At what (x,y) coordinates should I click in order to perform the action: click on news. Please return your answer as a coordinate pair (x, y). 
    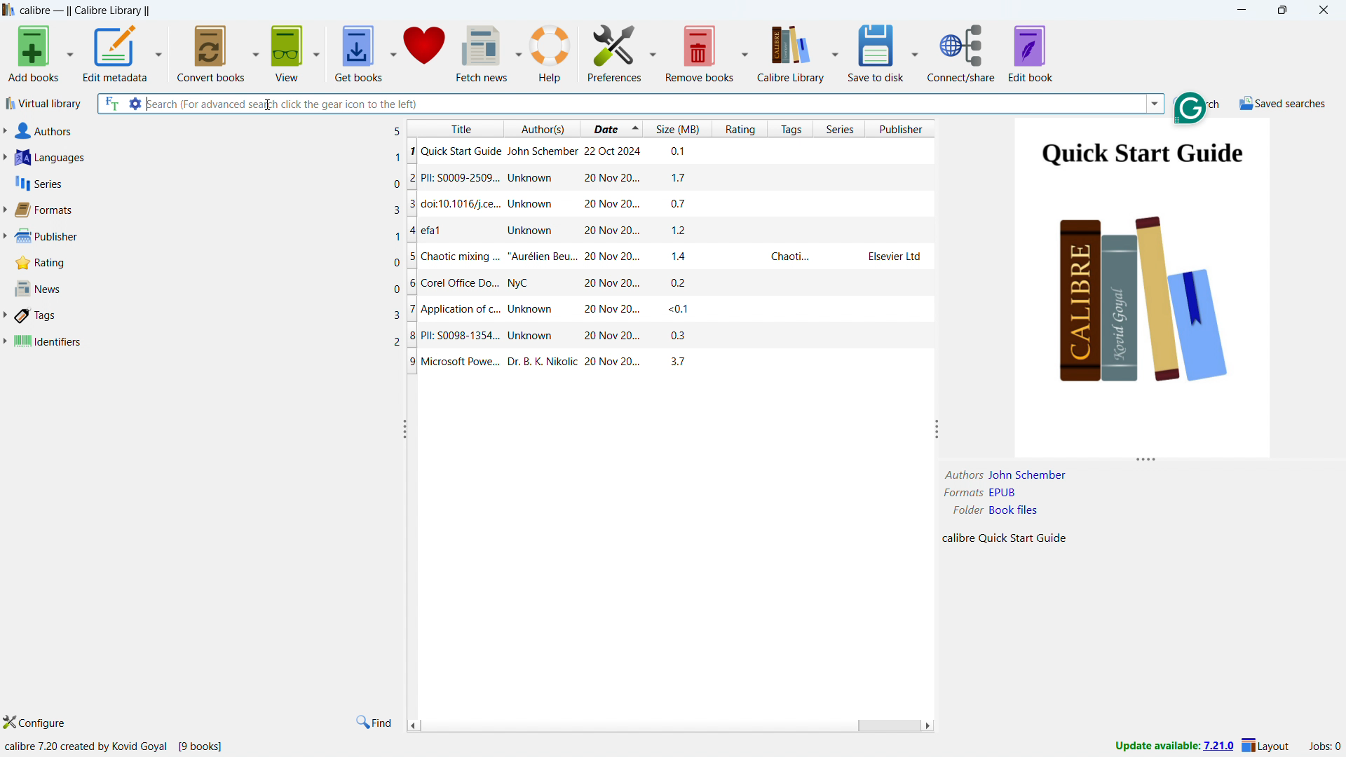
    Looking at the image, I should click on (208, 289).